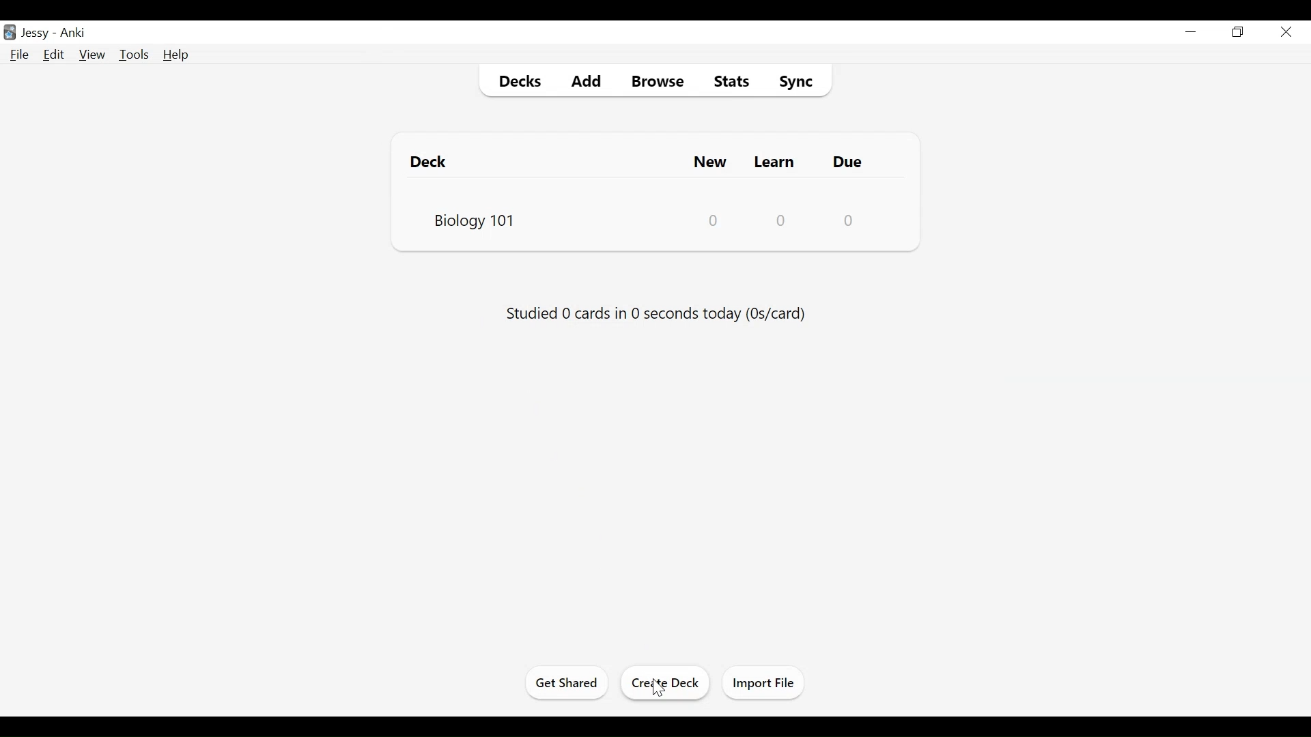 The height and width of the screenshot is (737, 1311). I want to click on Studied count cards per second today, so click(656, 312).